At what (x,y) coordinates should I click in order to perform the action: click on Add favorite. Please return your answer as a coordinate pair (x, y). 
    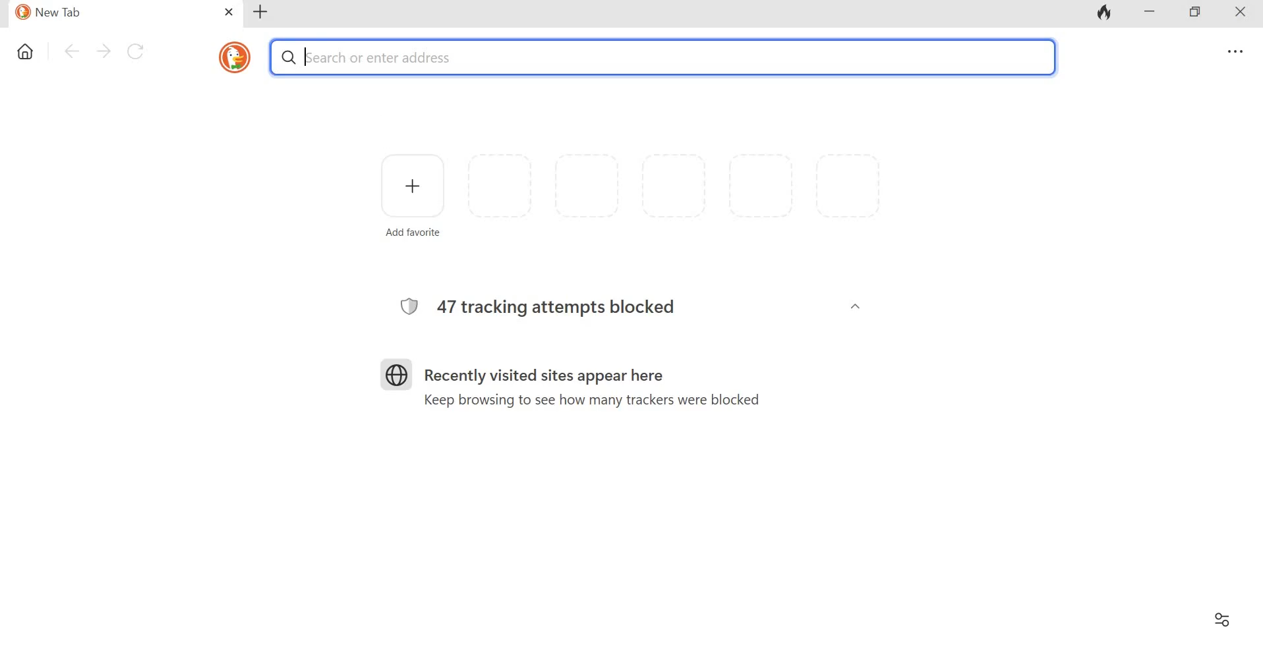
    Looking at the image, I should click on (413, 186).